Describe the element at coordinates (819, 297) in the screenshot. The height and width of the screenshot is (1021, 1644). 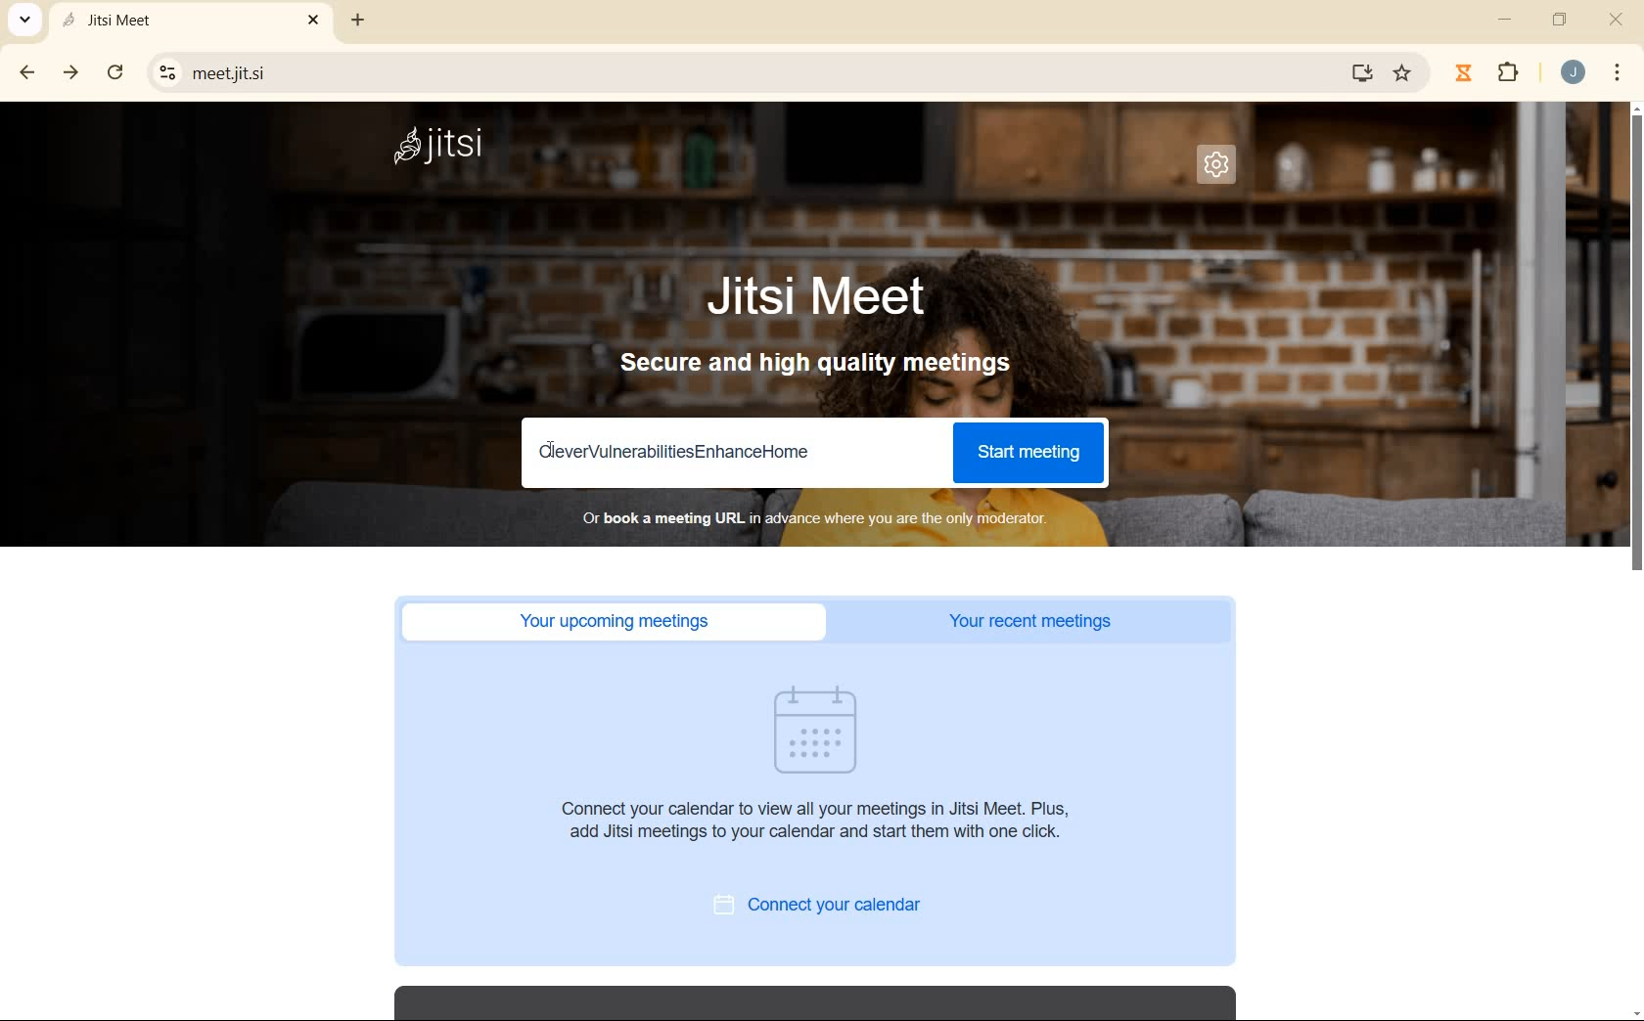
I see `Jitsi Meet` at that location.